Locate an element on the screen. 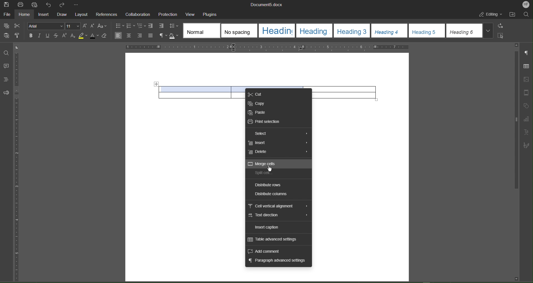 This screenshot has height=283, width=533. Superscript is located at coordinates (65, 36).